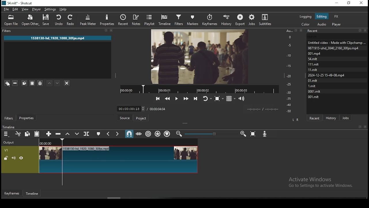 The height and width of the screenshot is (208, 369). I want to click on markers, so click(193, 20).